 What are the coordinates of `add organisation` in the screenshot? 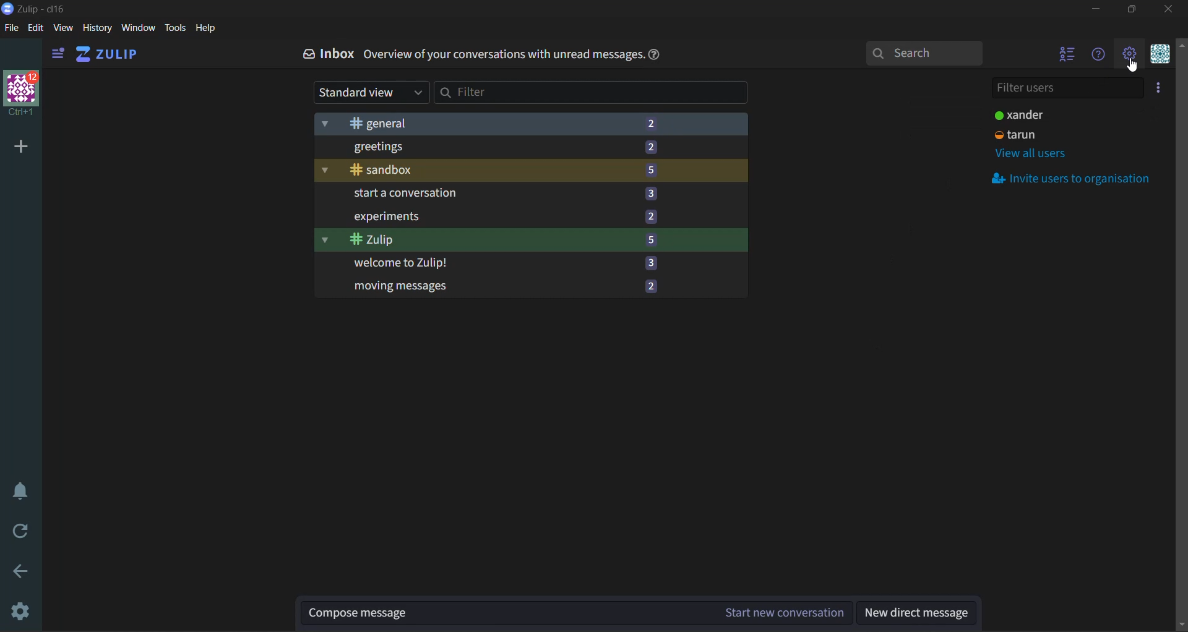 It's located at (19, 147).